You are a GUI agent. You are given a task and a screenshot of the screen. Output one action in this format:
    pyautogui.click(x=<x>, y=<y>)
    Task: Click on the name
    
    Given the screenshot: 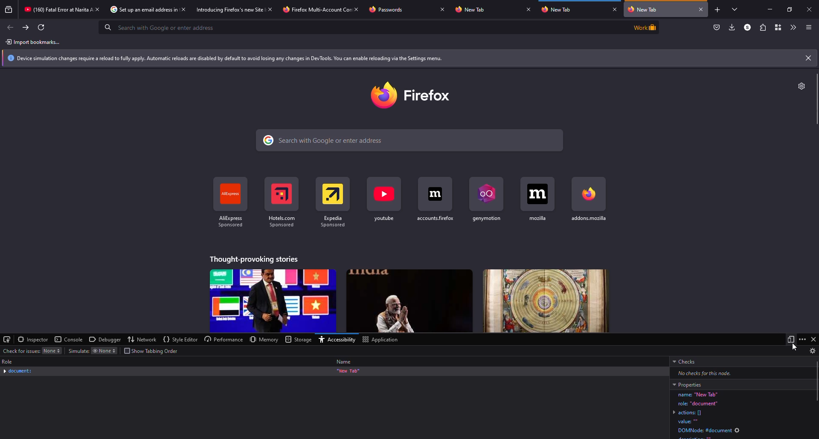 What is the action you would take?
    pyautogui.click(x=344, y=362)
    